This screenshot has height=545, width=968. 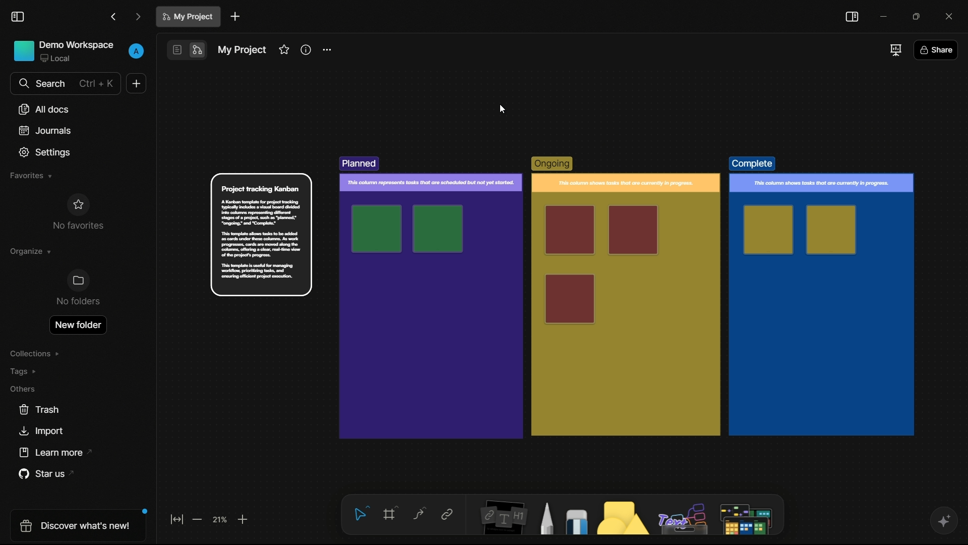 What do you see at coordinates (577, 521) in the screenshot?
I see `eraser` at bounding box center [577, 521].